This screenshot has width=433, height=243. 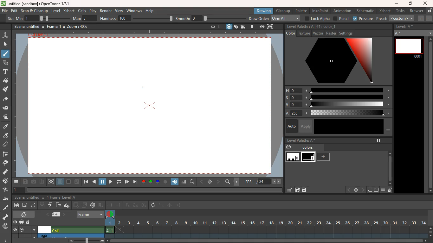 I want to click on menu, so click(x=384, y=190).